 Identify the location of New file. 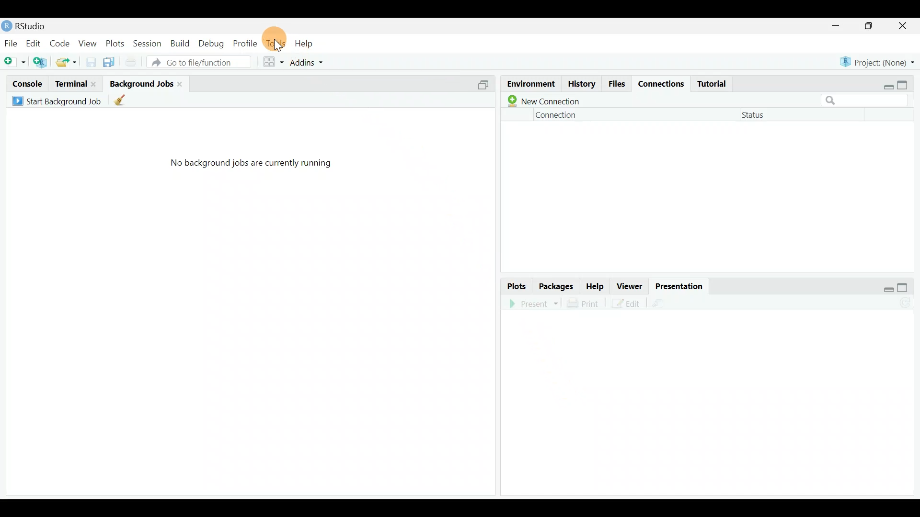
(15, 63).